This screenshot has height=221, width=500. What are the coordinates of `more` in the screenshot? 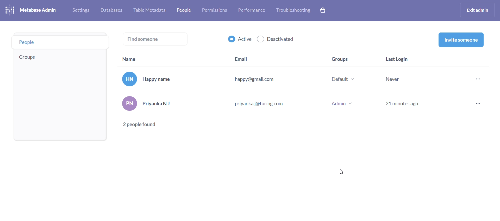 It's located at (480, 92).